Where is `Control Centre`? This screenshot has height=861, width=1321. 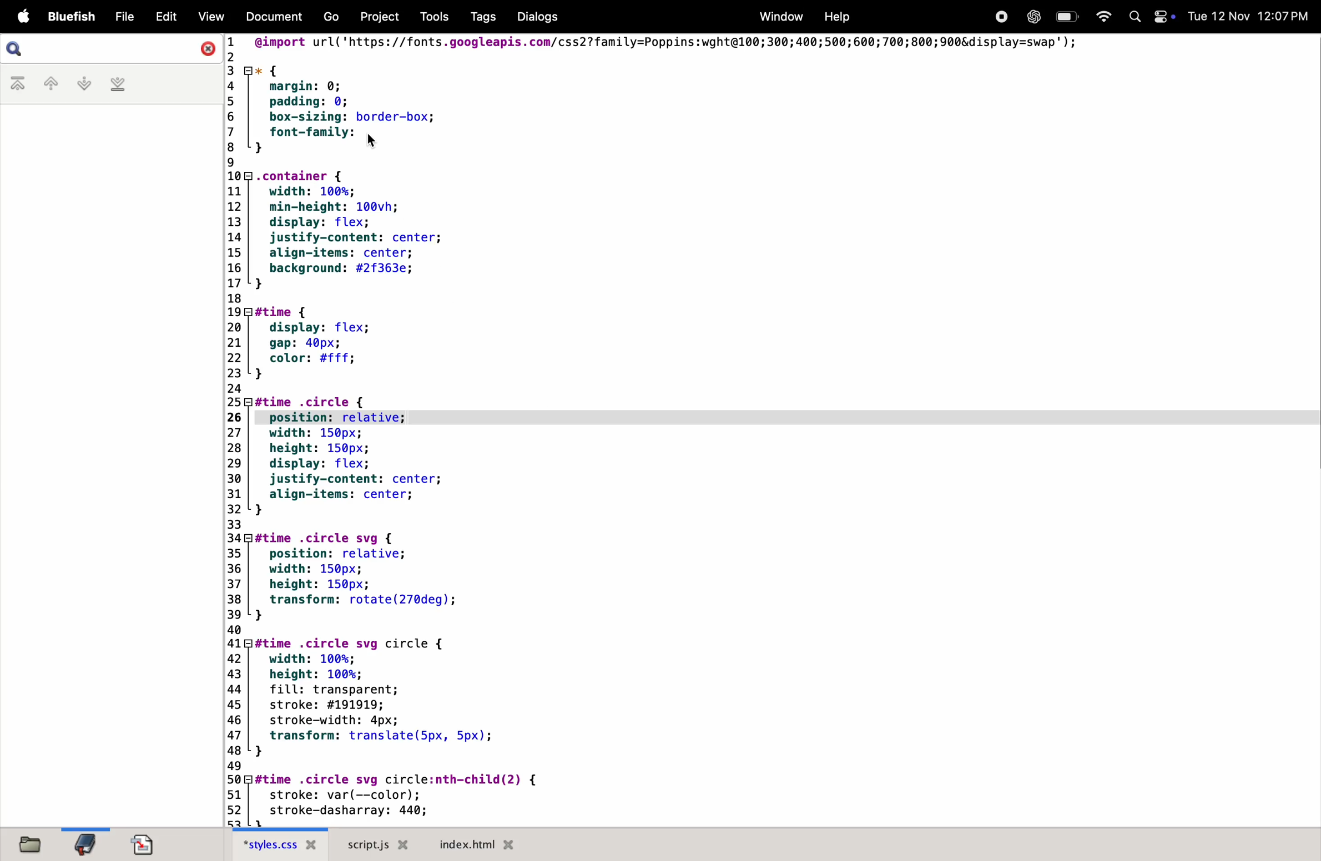 Control Centre is located at coordinates (1163, 16).